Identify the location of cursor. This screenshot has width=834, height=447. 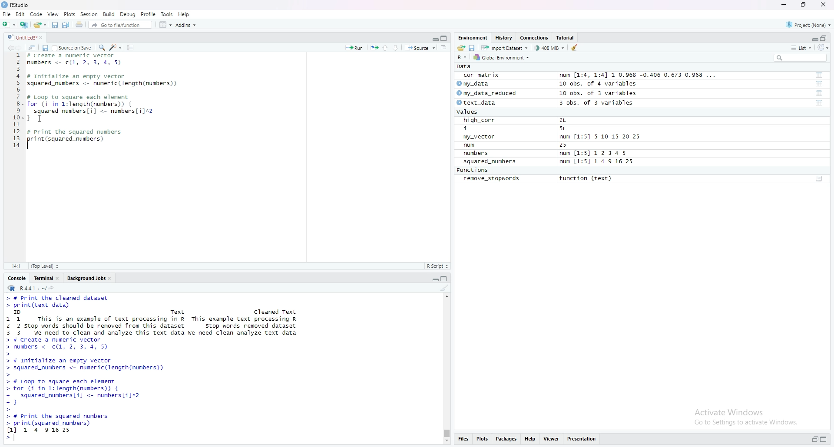
(43, 118).